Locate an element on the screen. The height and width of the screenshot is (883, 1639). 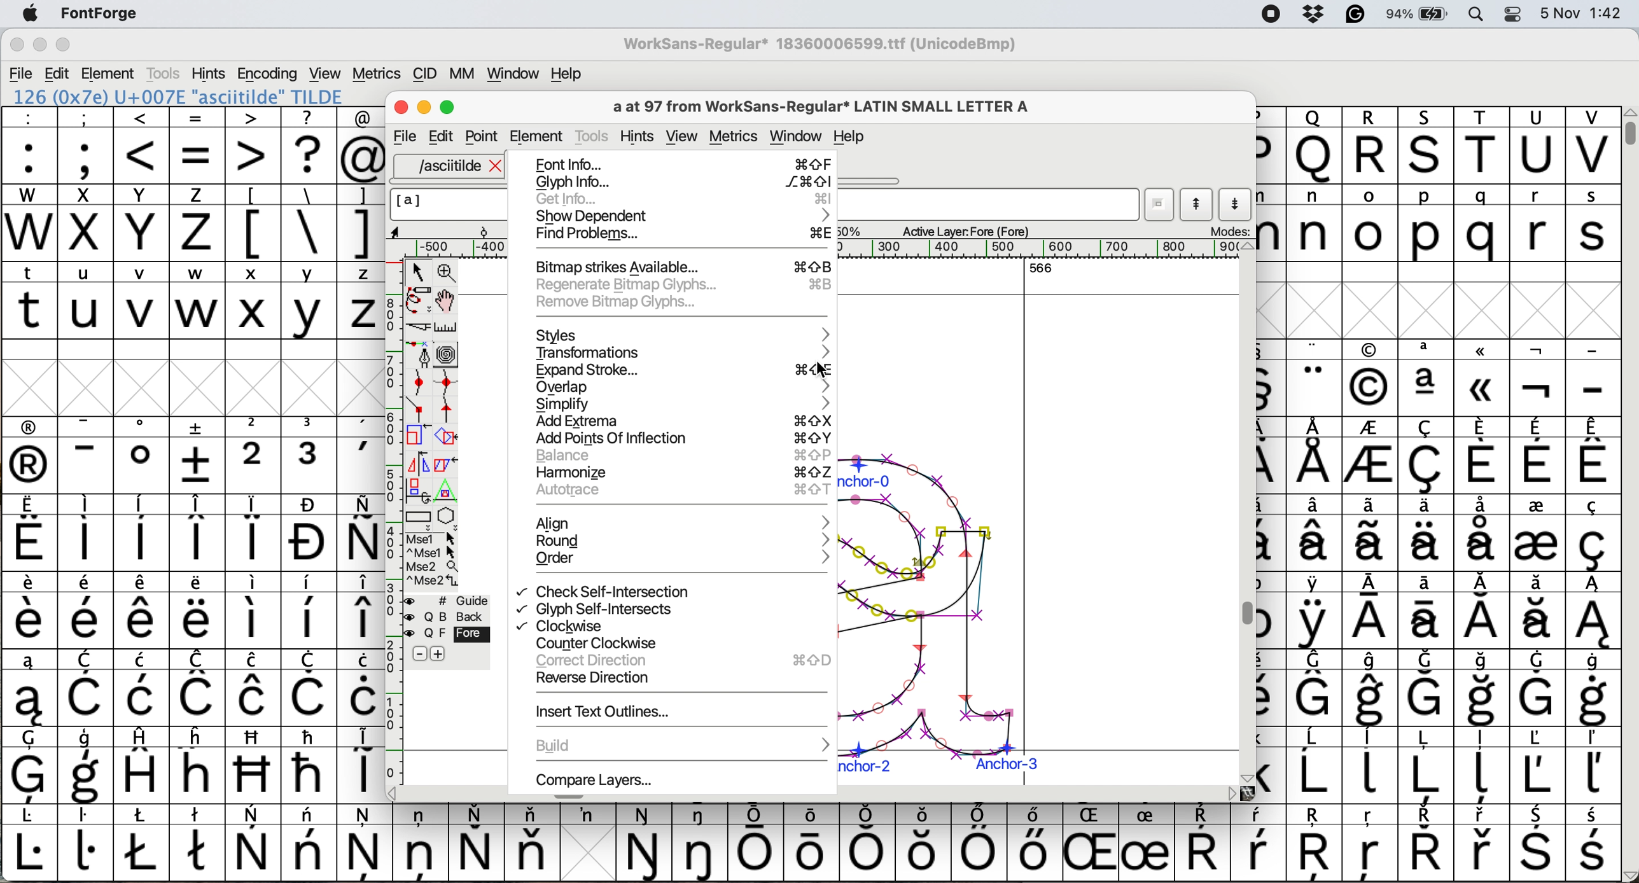
Background is located at coordinates (453, 617).